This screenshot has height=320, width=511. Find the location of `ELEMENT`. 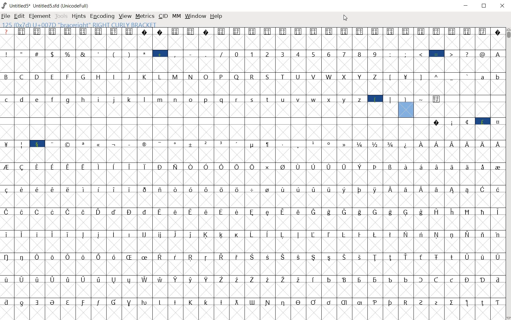

ELEMENT is located at coordinates (40, 16).